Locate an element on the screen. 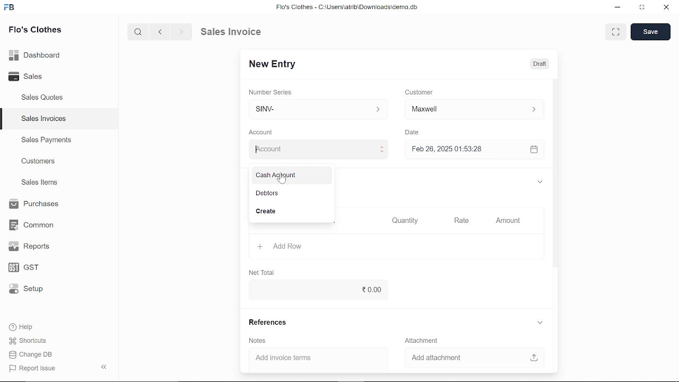  next is located at coordinates (181, 32).